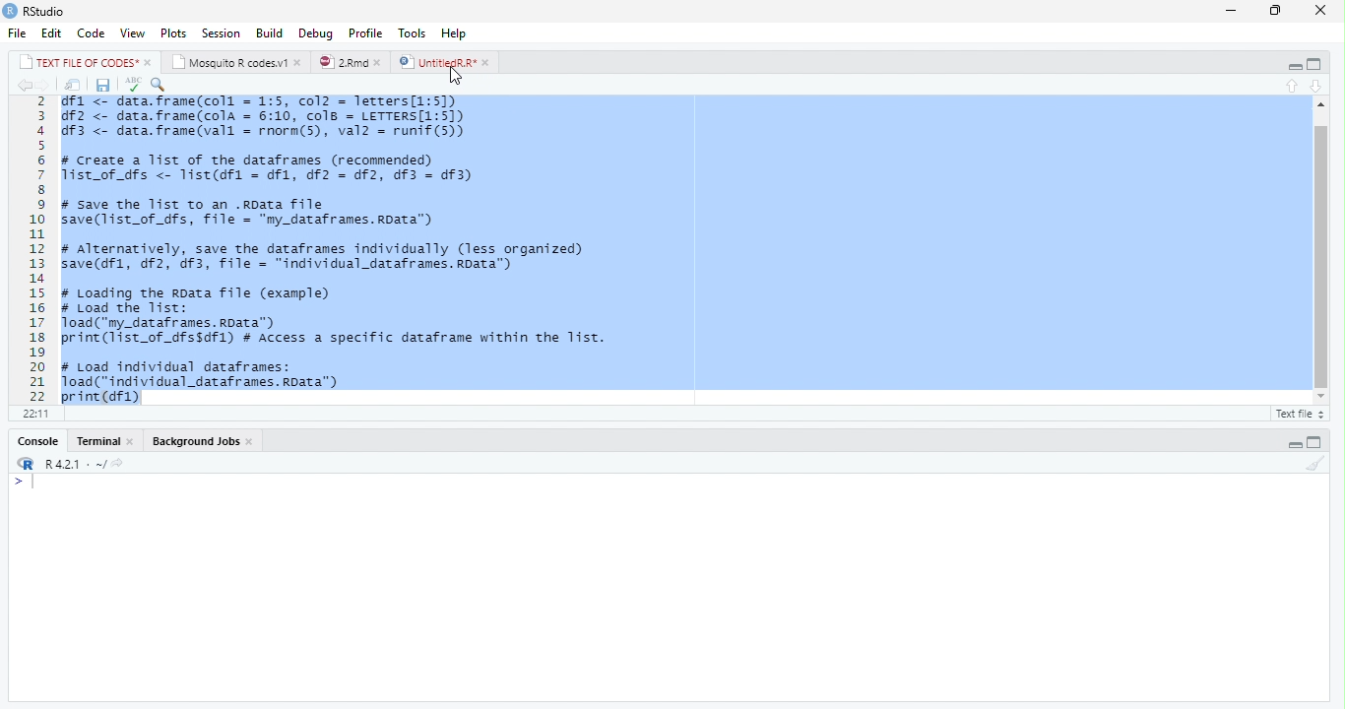 The image size is (1345, 709). I want to click on Line number, so click(34, 249).